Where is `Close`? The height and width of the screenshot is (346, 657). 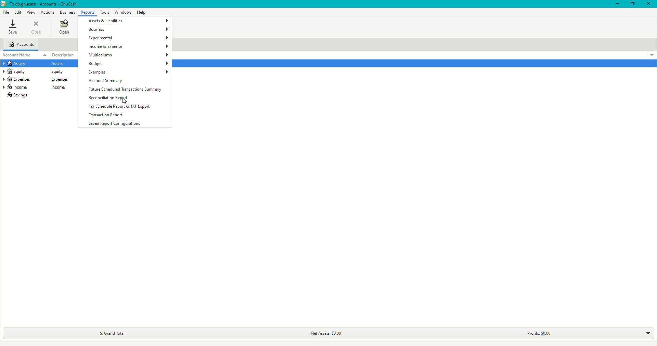 Close is located at coordinates (36, 27).